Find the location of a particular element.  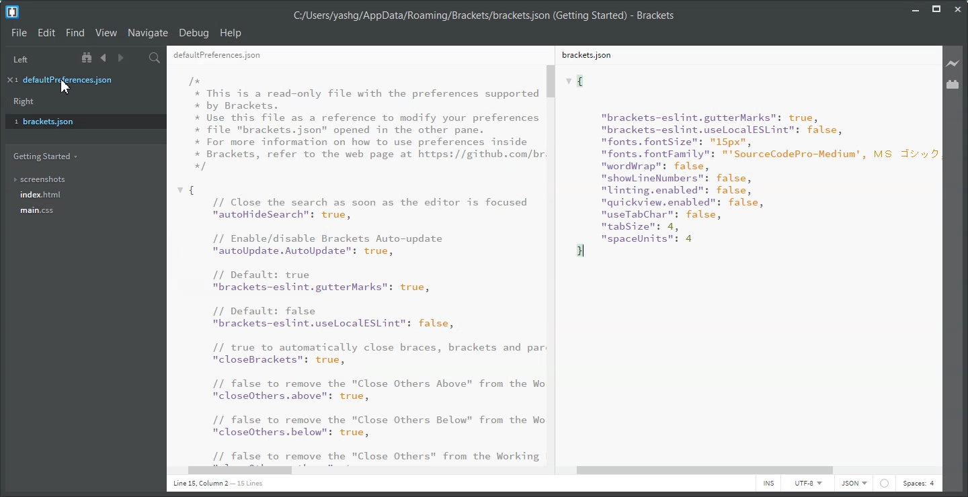

Text is located at coordinates (354, 264).